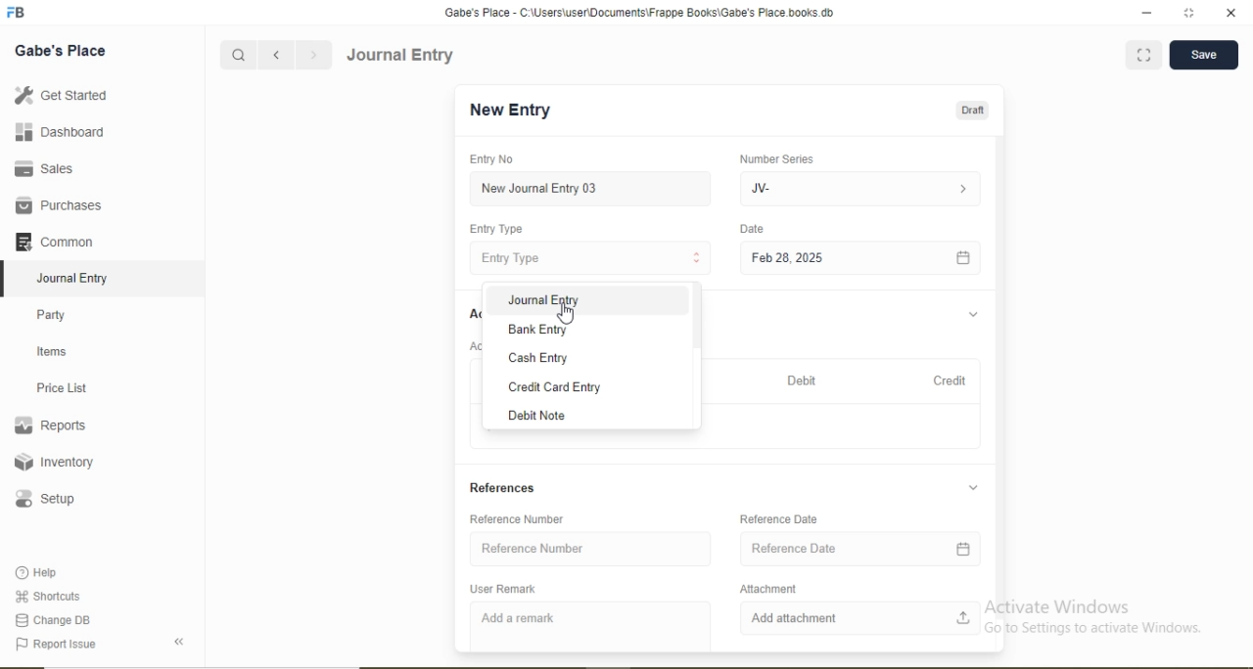  Describe the element at coordinates (58, 205) in the screenshot. I see `Purchases` at that location.